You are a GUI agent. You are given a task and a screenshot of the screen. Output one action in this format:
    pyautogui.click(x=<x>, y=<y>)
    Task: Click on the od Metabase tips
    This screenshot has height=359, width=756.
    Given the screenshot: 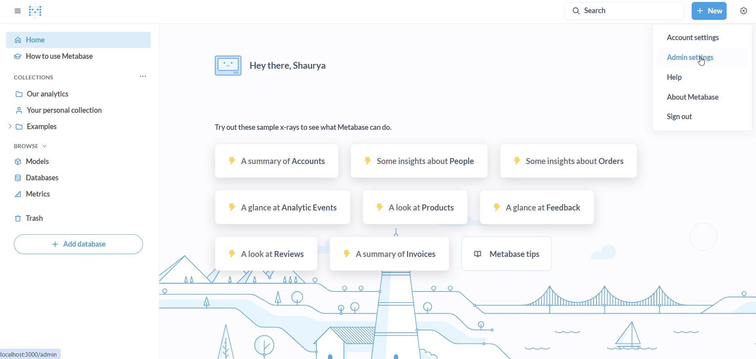 What is the action you would take?
    pyautogui.click(x=510, y=253)
    